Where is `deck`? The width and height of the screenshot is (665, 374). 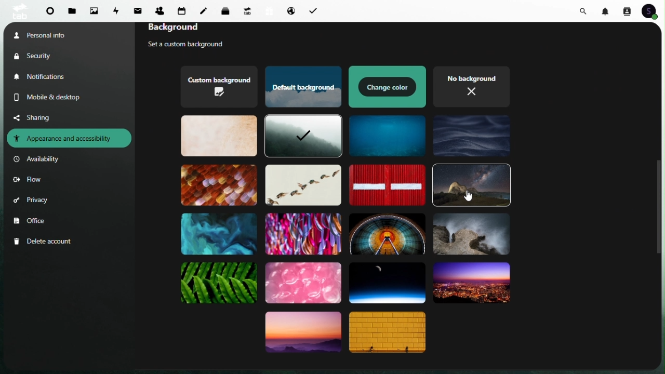 deck is located at coordinates (228, 10).